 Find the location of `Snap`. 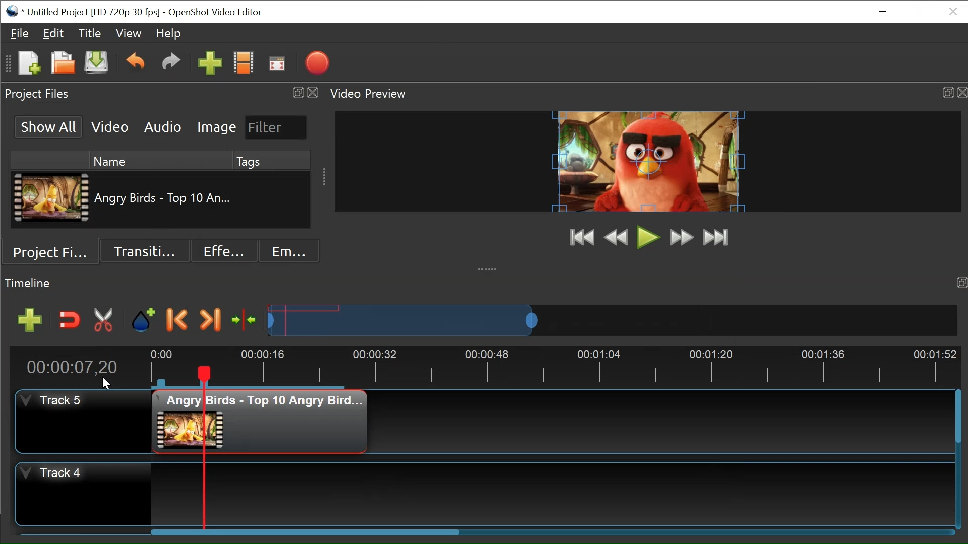

Snap is located at coordinates (69, 320).